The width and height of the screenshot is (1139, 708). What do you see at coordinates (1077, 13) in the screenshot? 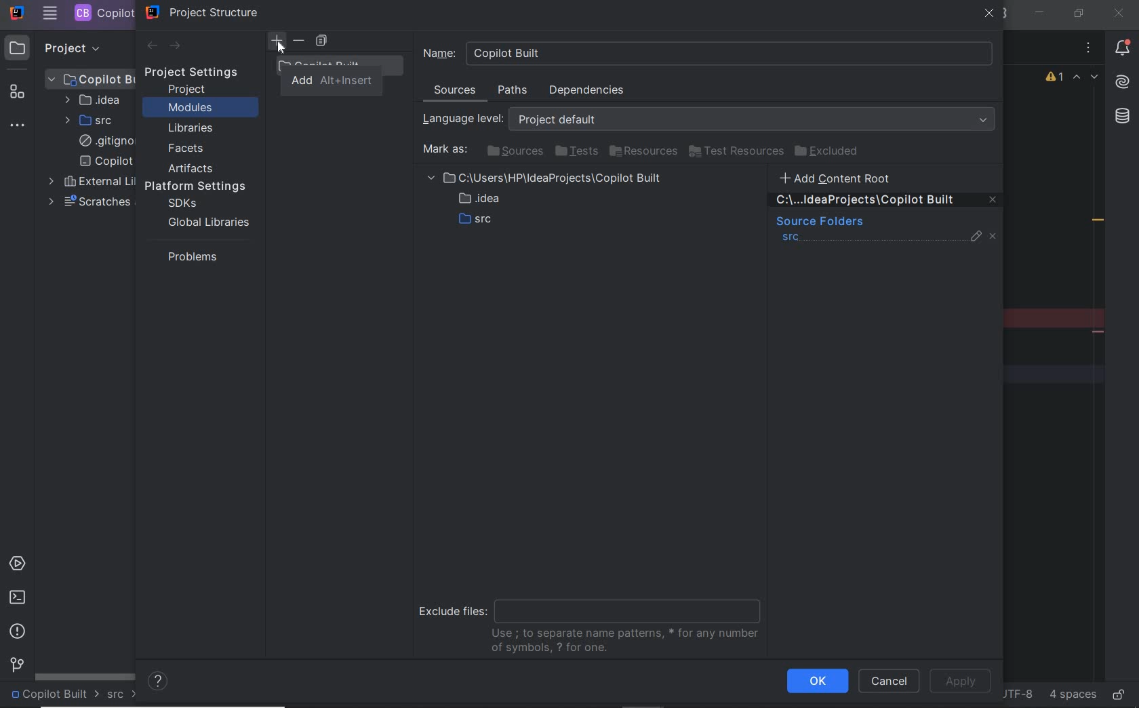
I see `restore down` at bounding box center [1077, 13].